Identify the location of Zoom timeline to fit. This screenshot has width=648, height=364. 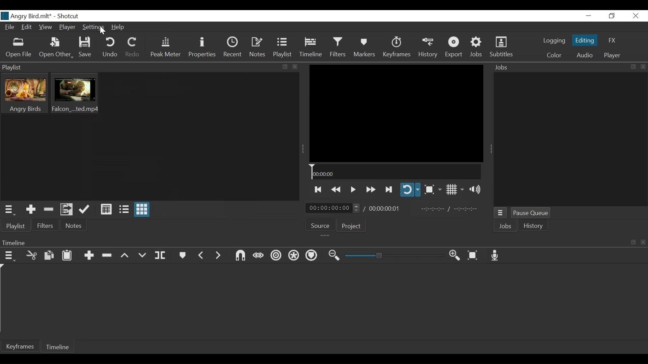
(474, 255).